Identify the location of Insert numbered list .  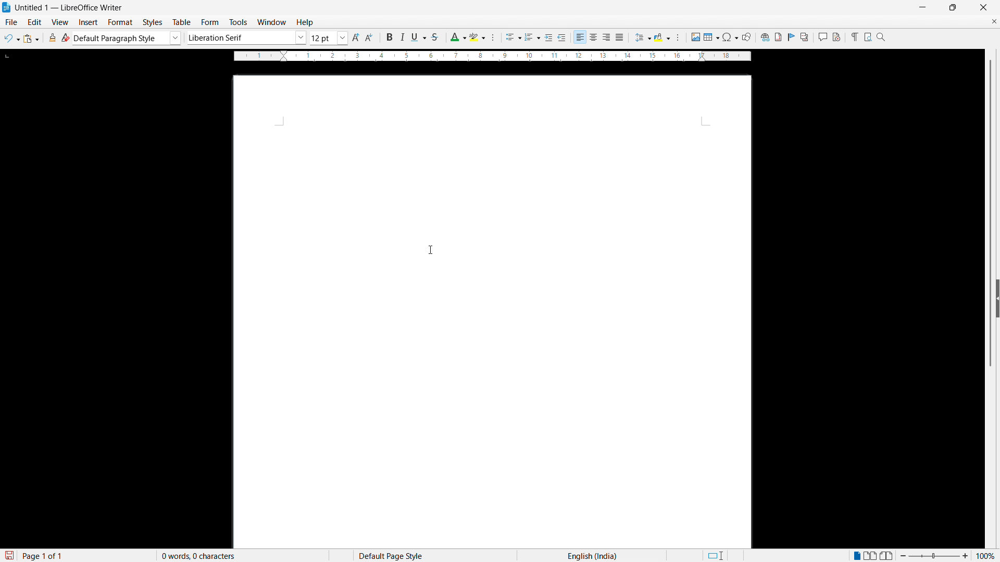
(532, 38).